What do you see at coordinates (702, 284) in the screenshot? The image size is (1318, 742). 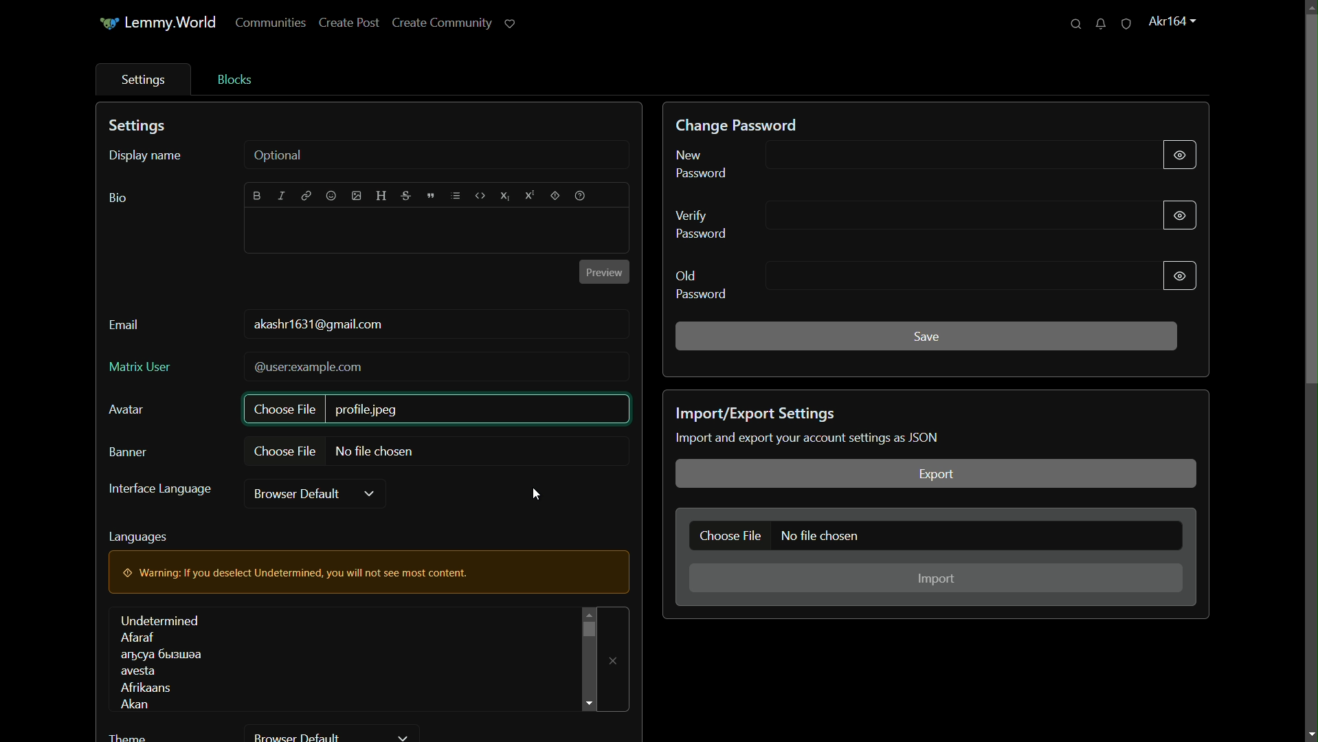 I see `old password` at bounding box center [702, 284].